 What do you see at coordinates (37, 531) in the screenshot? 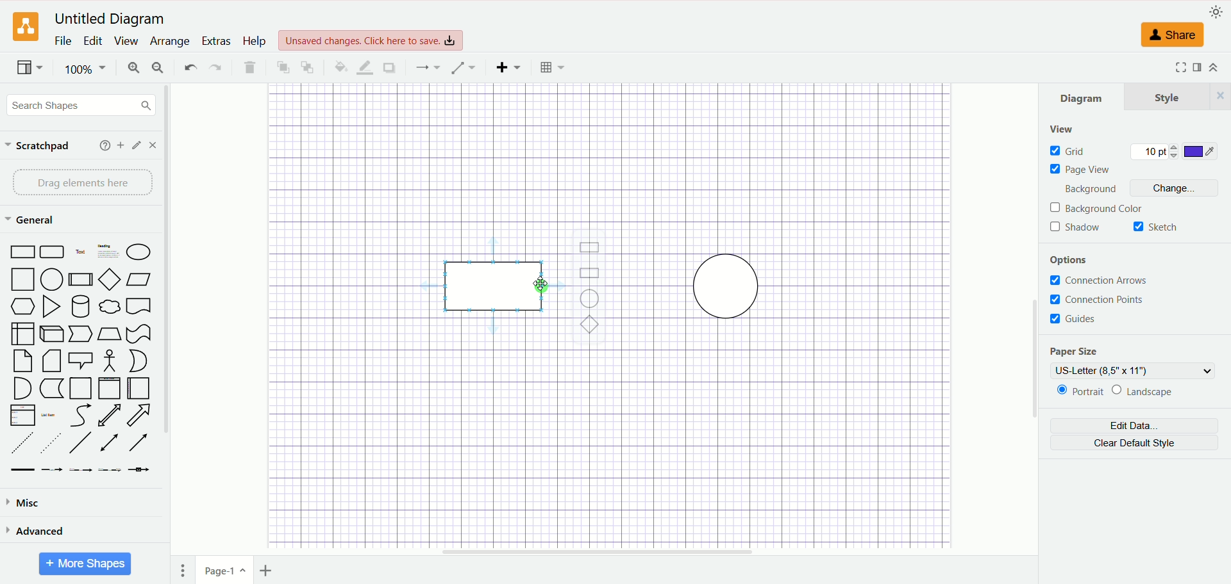
I see `advanced` at bounding box center [37, 531].